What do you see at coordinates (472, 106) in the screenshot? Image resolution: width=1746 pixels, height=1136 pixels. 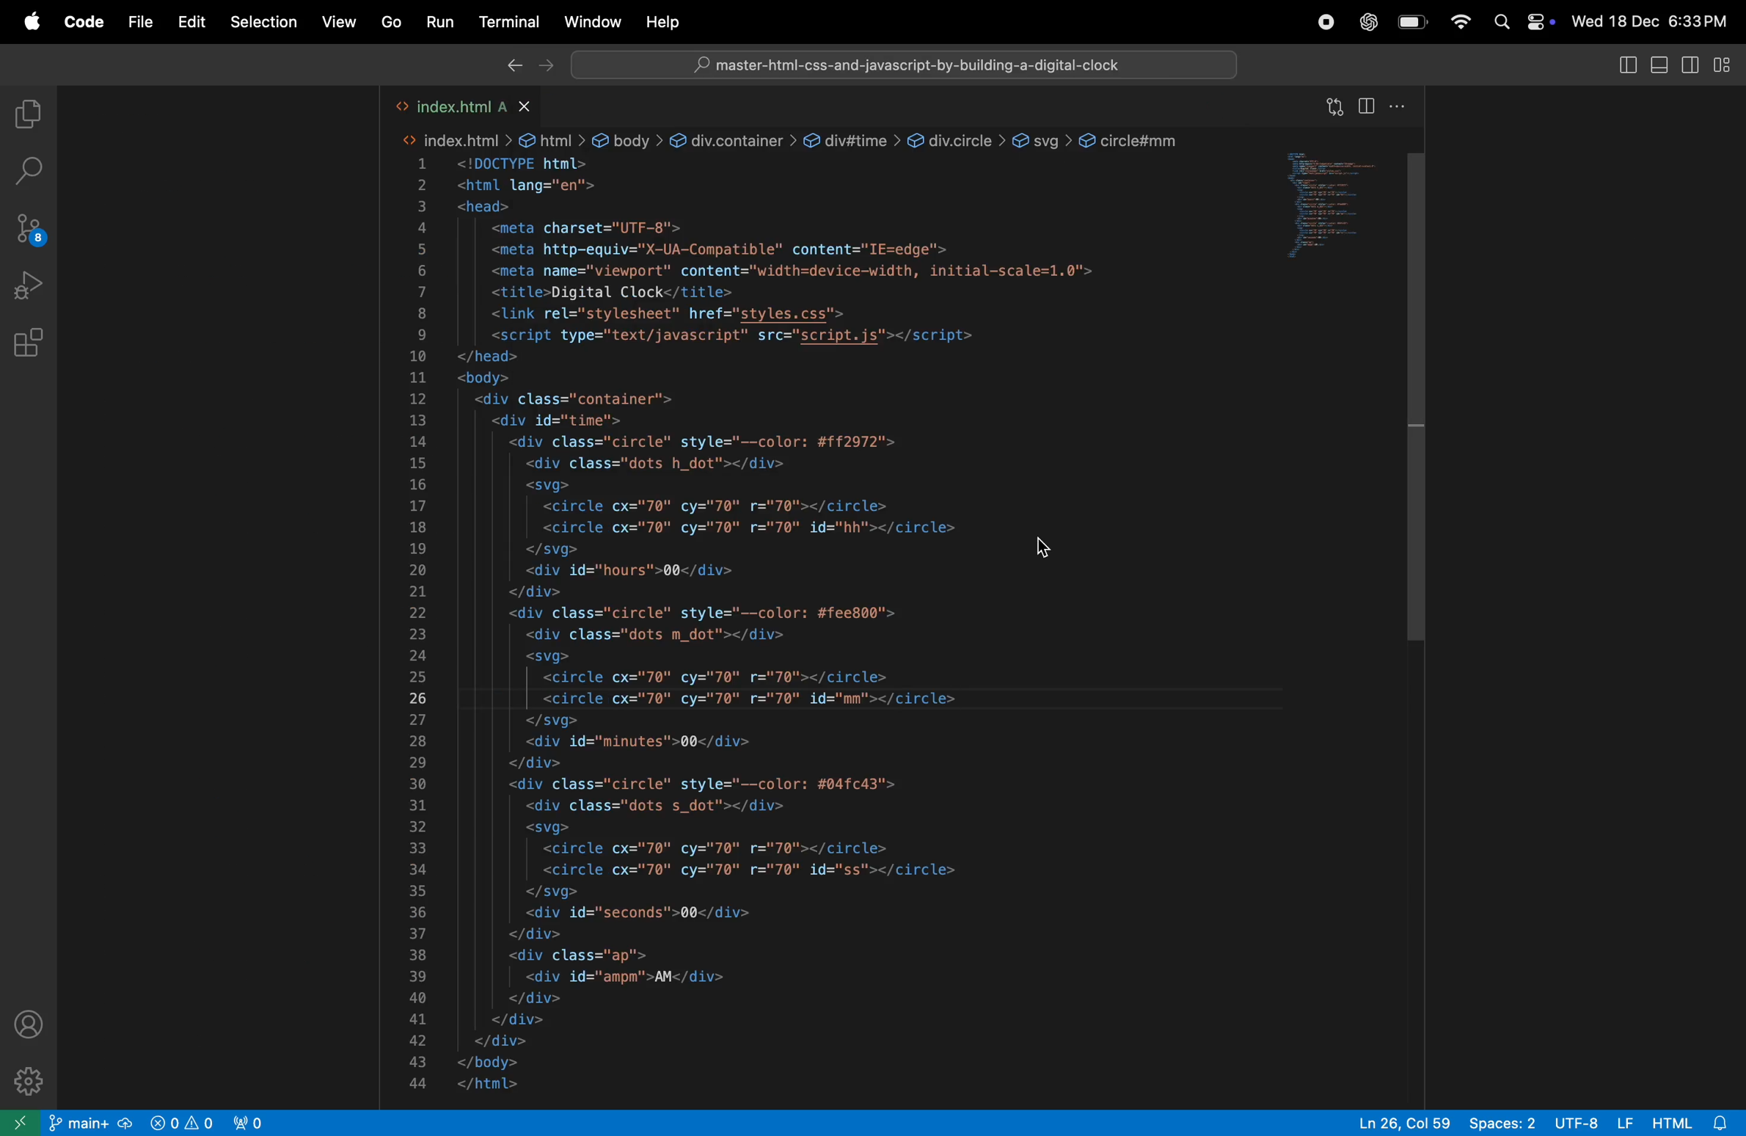 I see `index.html` at bounding box center [472, 106].